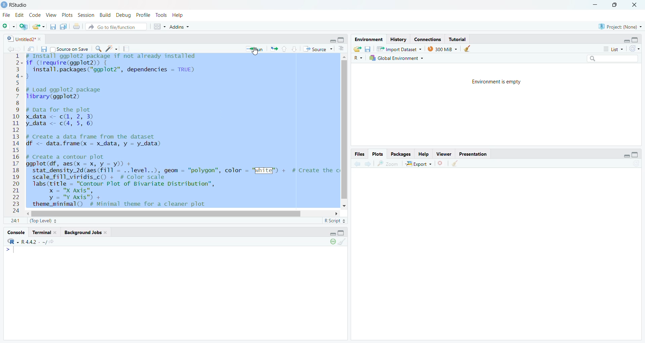 Image resolution: width=645 pixels, height=343 pixels. What do you see at coordinates (637, 39) in the screenshot?
I see `hide console` at bounding box center [637, 39].